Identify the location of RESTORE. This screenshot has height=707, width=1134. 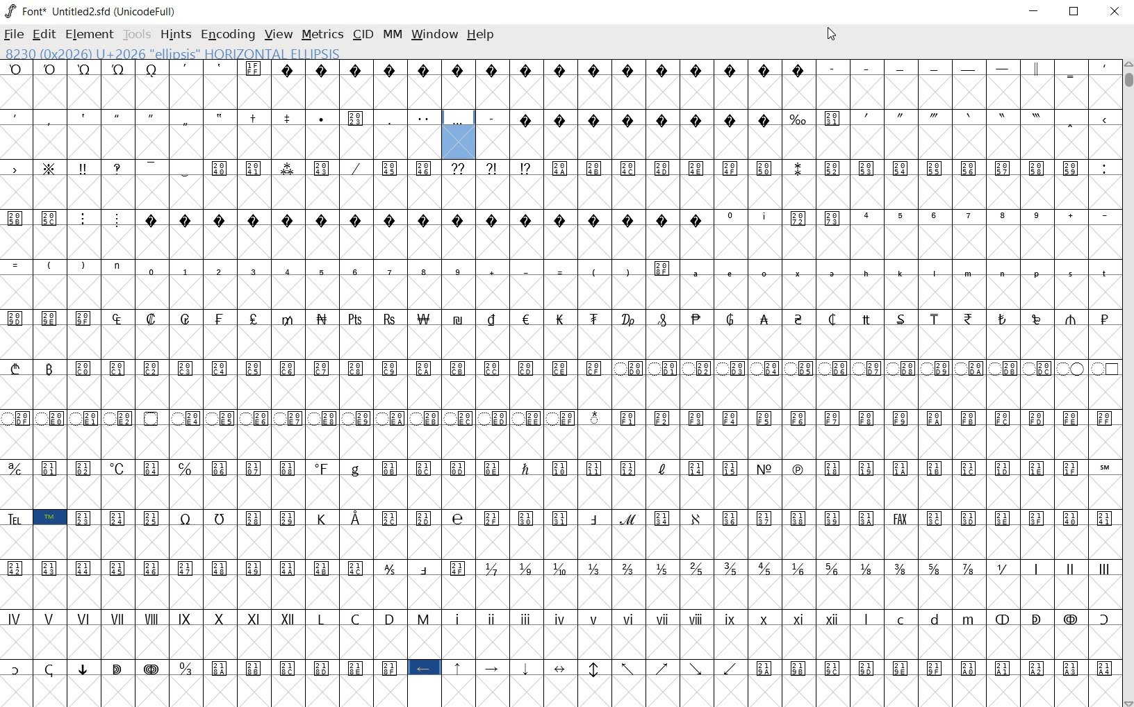
(1074, 12).